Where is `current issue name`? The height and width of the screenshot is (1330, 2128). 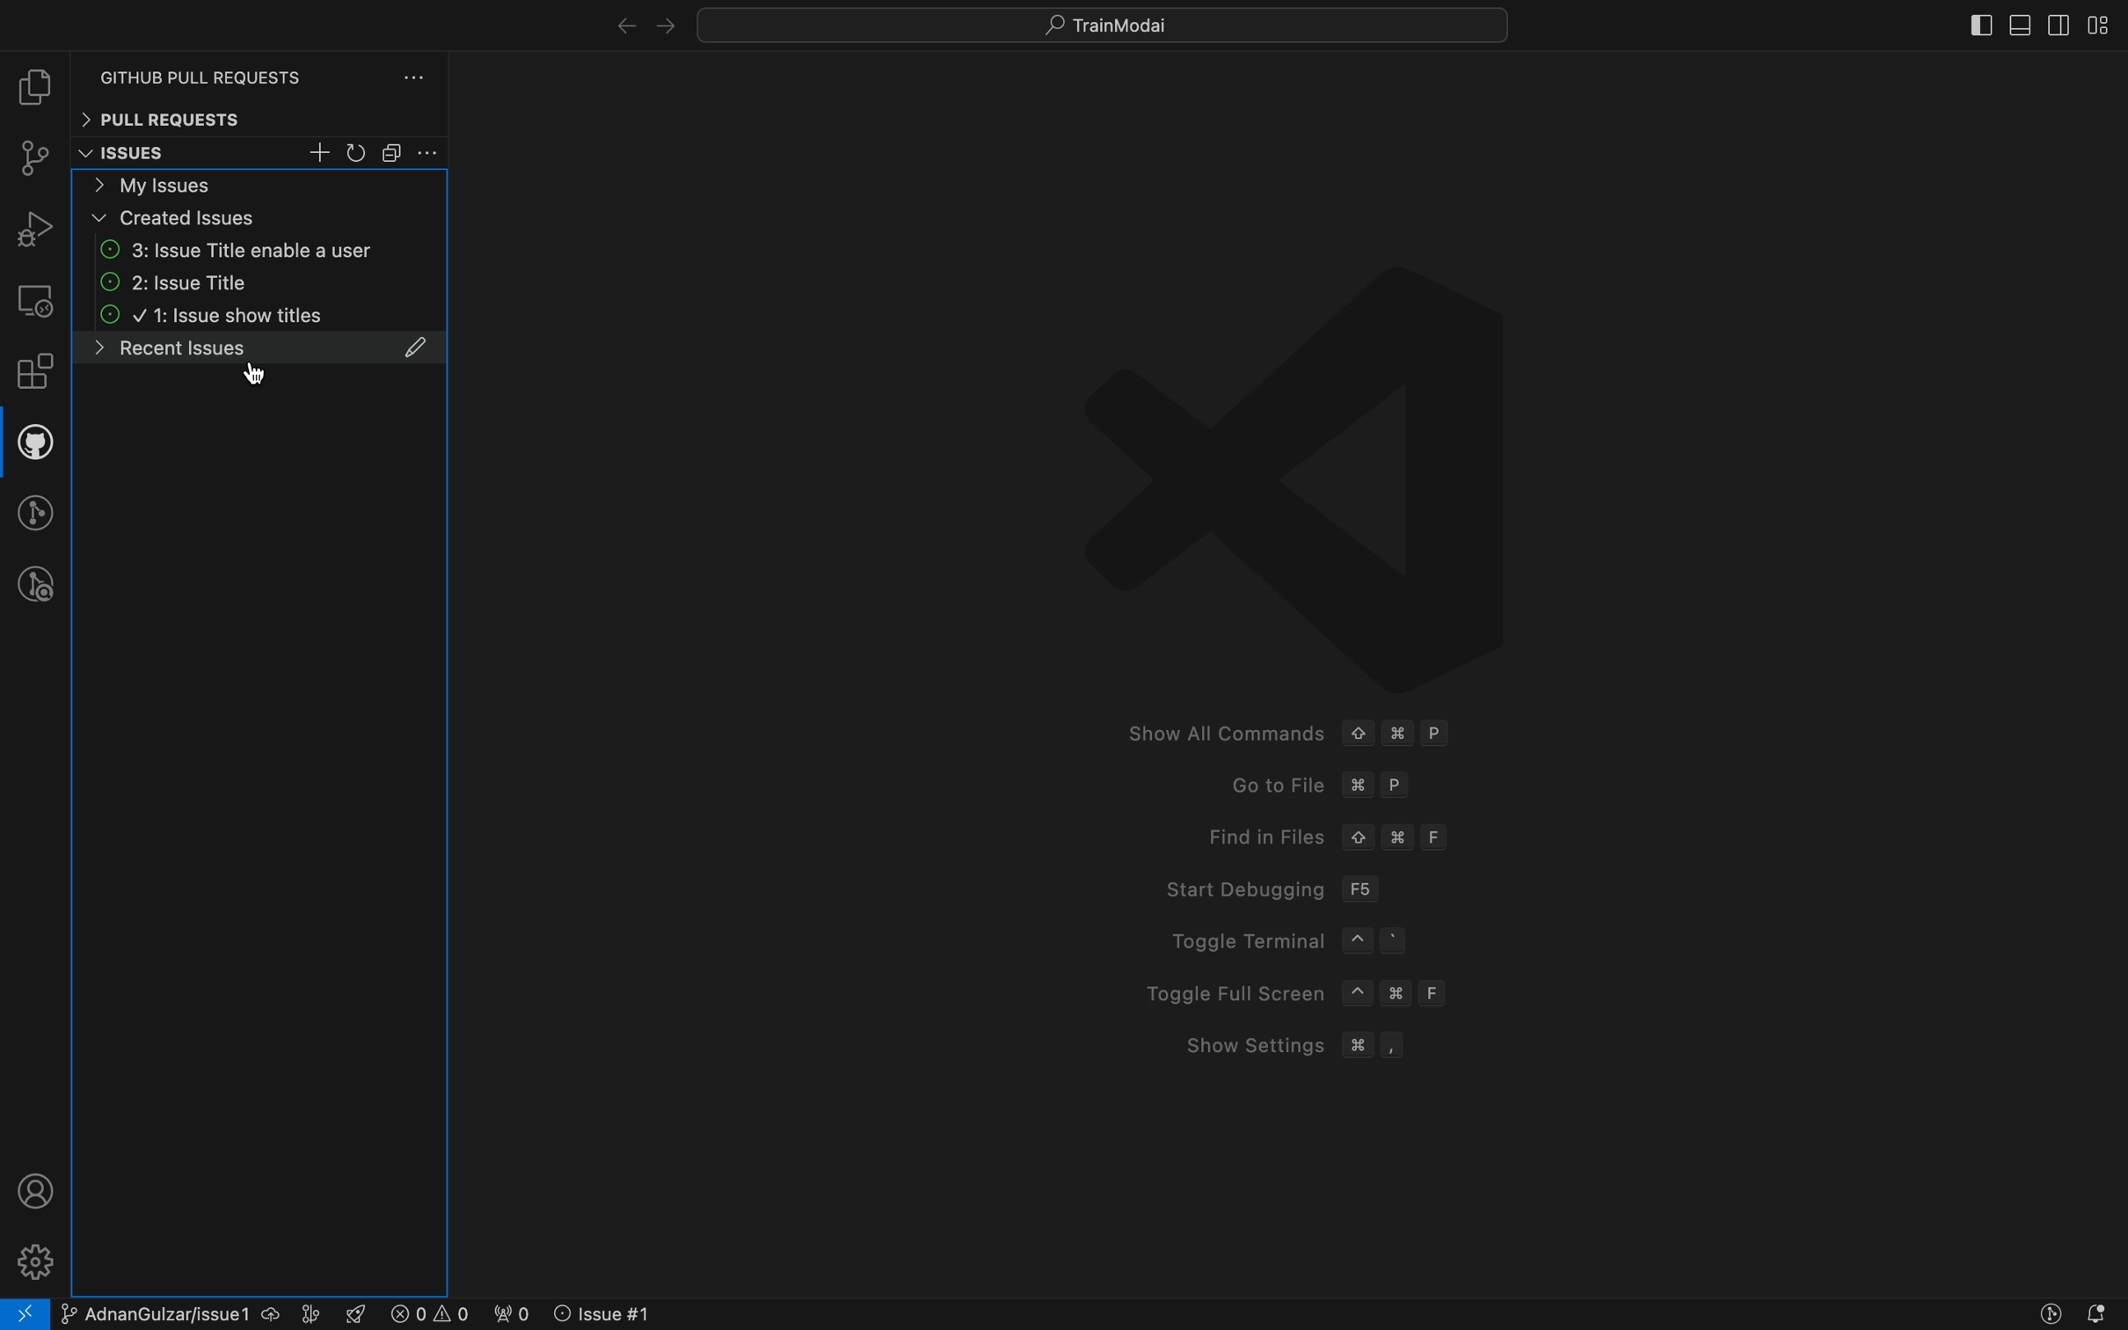 current issue name is located at coordinates (163, 1316).